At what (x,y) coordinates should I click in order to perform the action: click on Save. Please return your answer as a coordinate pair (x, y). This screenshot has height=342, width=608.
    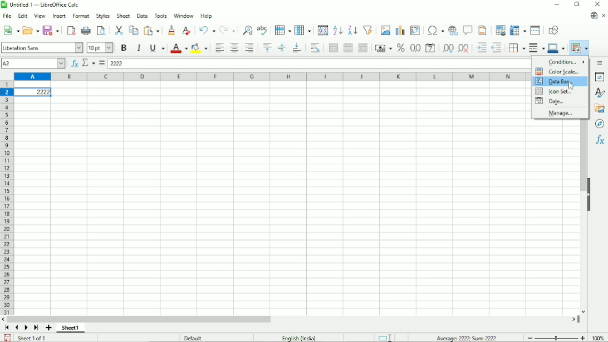
    Looking at the image, I should click on (8, 337).